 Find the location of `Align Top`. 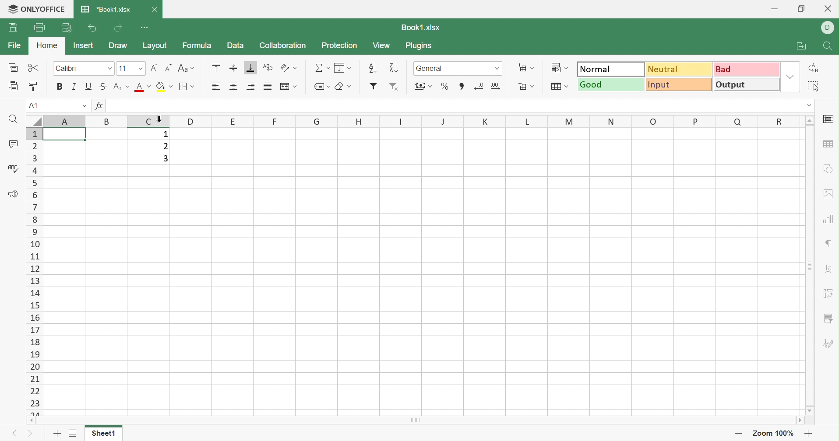

Align Top is located at coordinates (217, 67).